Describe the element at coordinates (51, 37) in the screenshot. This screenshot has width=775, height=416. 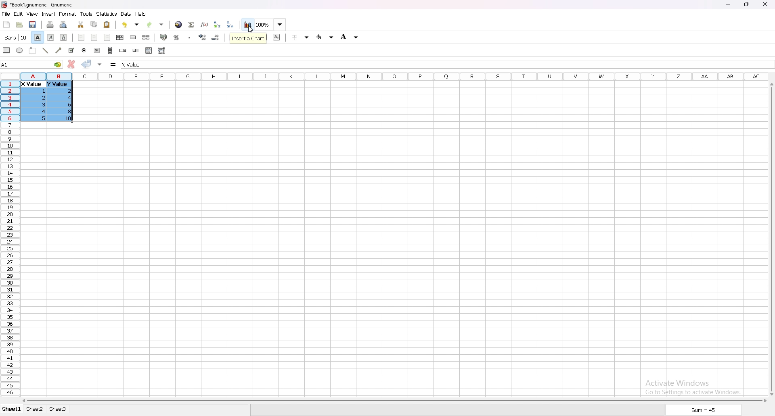
I see `italic` at that location.